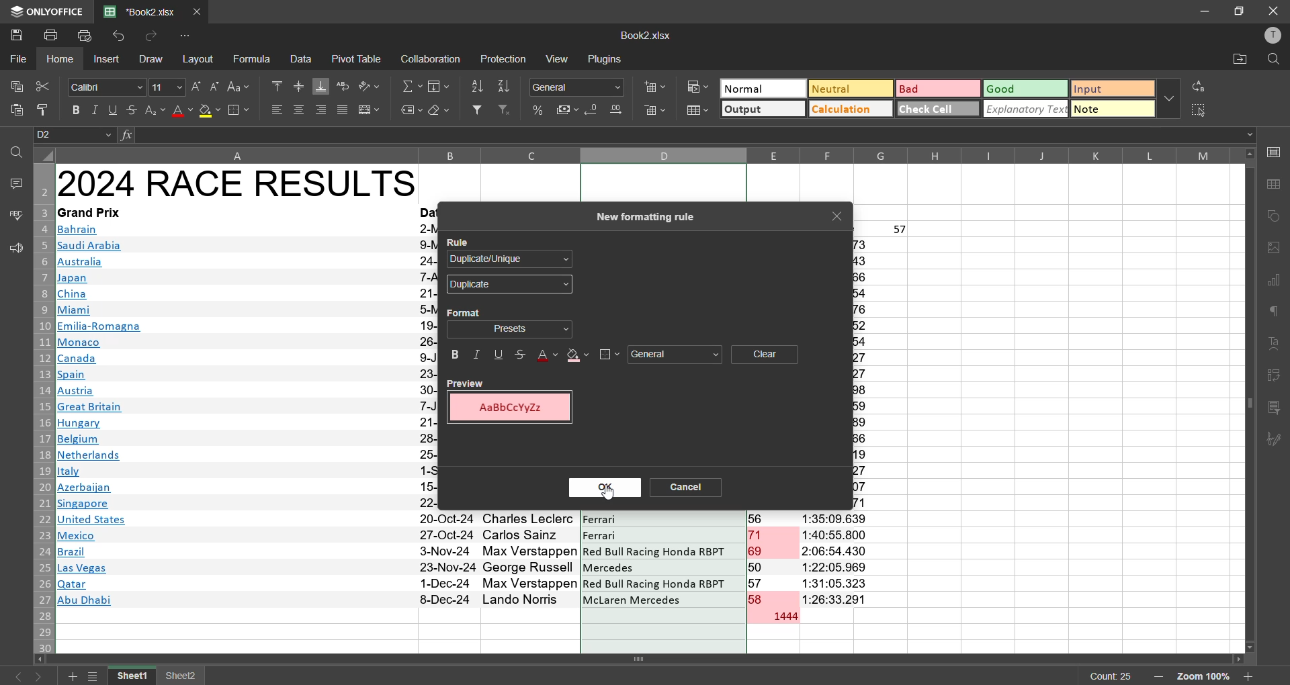  I want to click on rule, so click(515, 259).